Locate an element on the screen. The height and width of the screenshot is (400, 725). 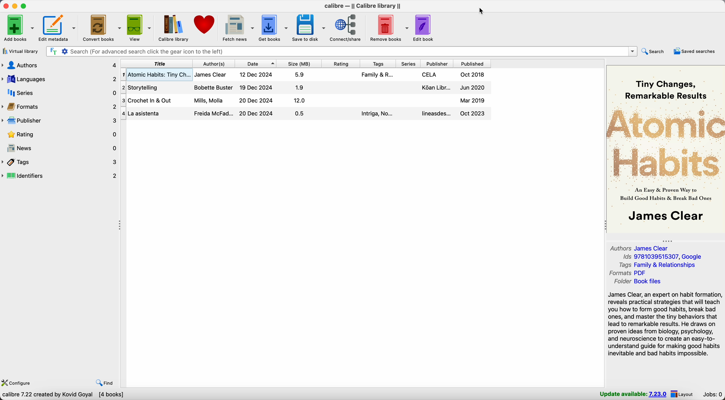
Ids 9781039515307, Google is located at coordinates (663, 256).